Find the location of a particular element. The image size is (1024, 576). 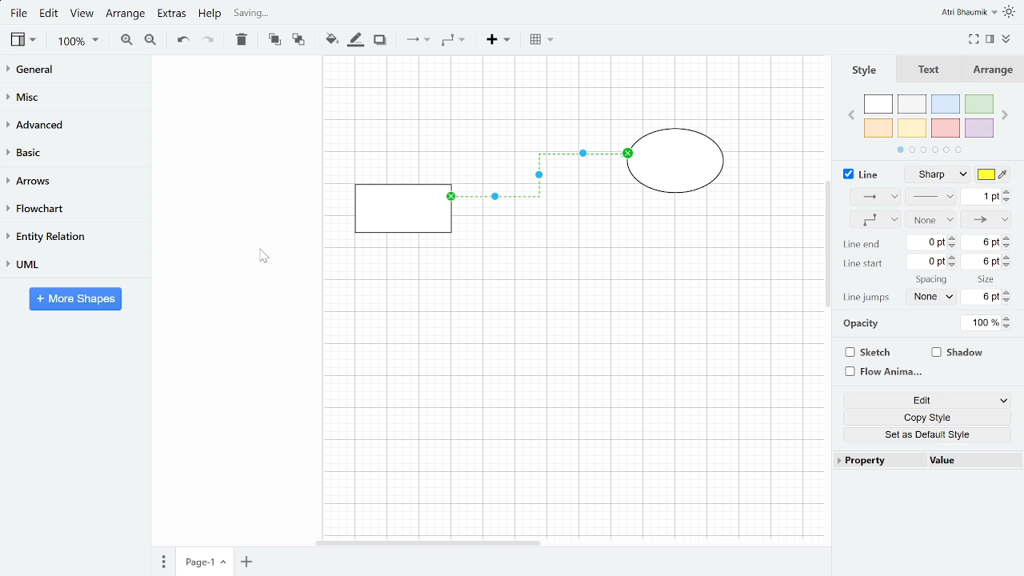

Increase opacity is located at coordinates (1008, 319).